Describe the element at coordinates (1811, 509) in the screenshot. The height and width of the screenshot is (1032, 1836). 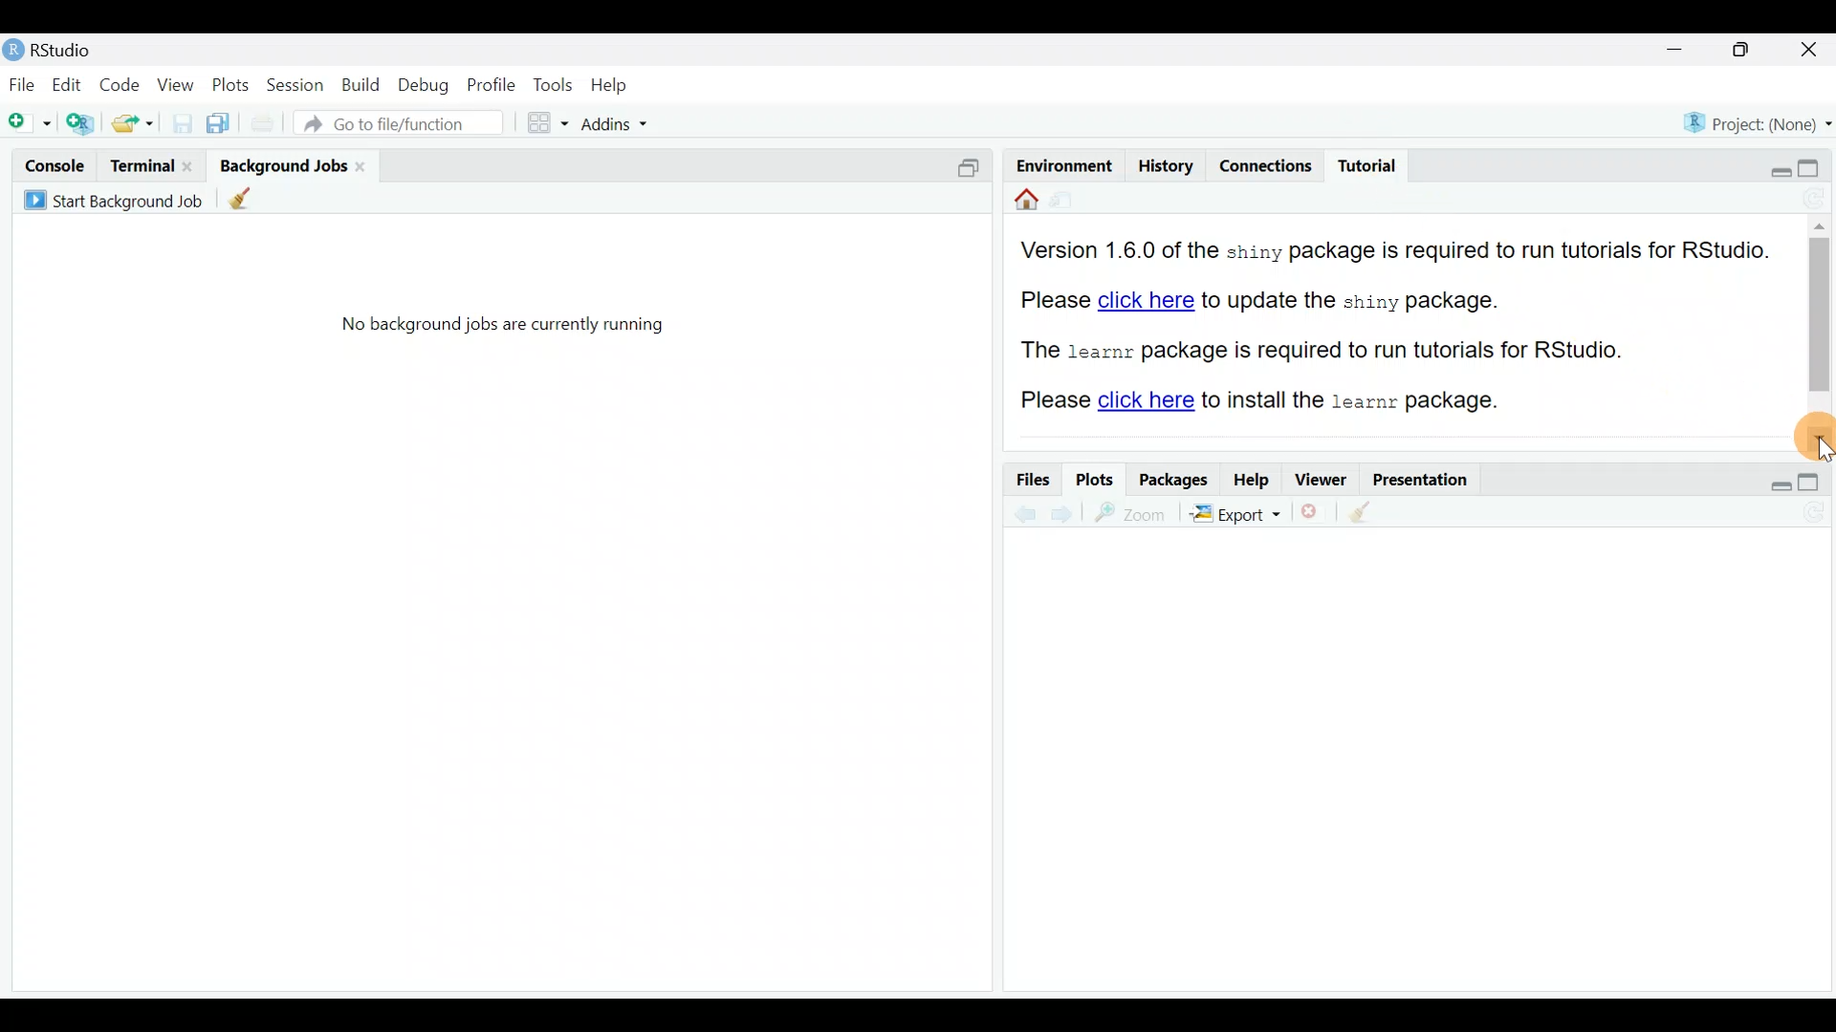
I see `Refresh current plot` at that location.